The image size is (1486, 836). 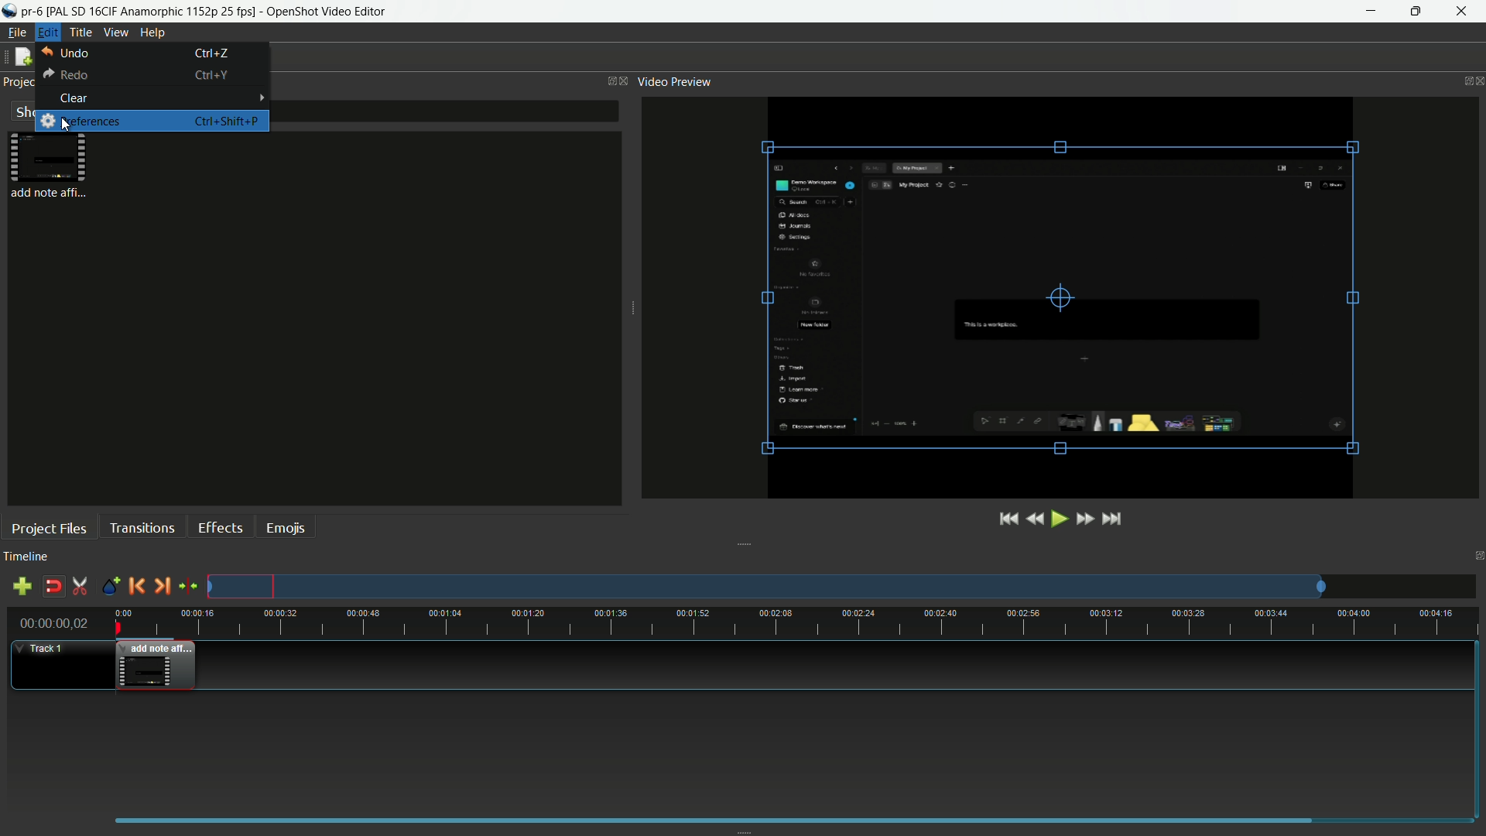 What do you see at coordinates (163, 585) in the screenshot?
I see `next marker` at bounding box center [163, 585].